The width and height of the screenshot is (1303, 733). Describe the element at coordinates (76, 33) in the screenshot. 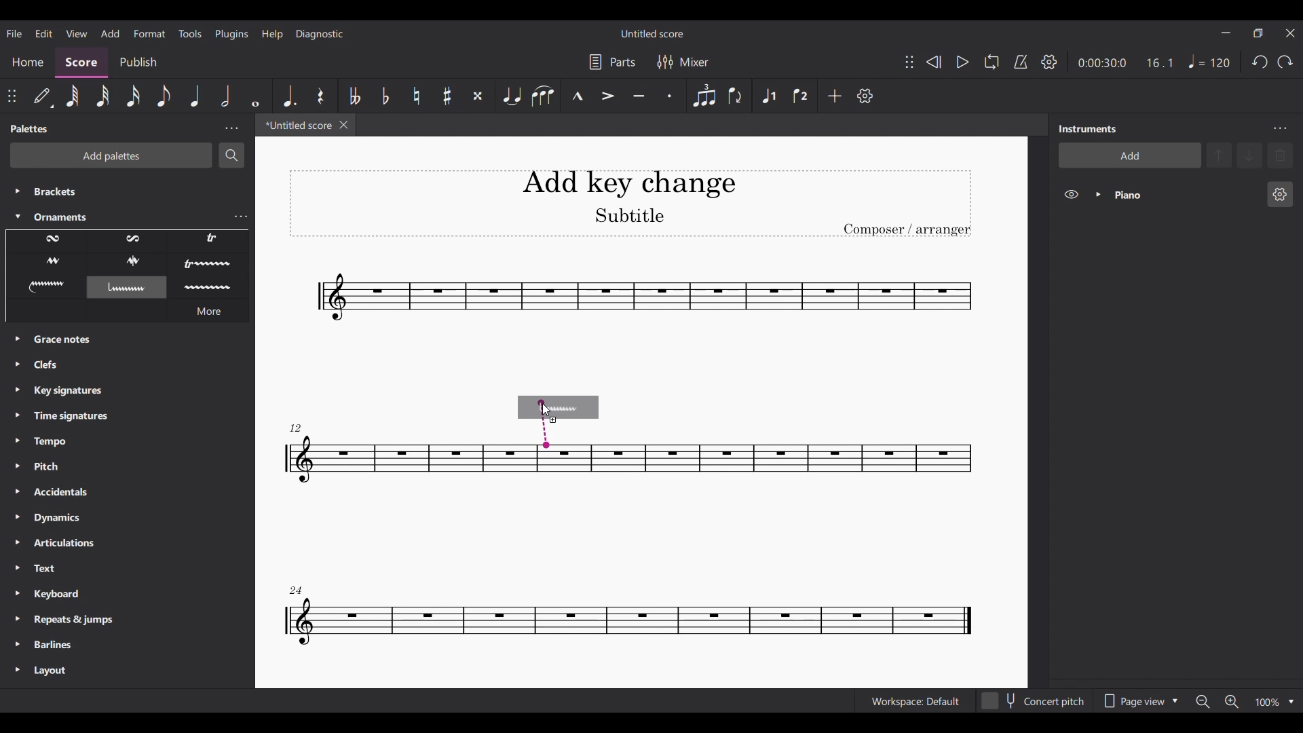

I see `View menu` at that location.